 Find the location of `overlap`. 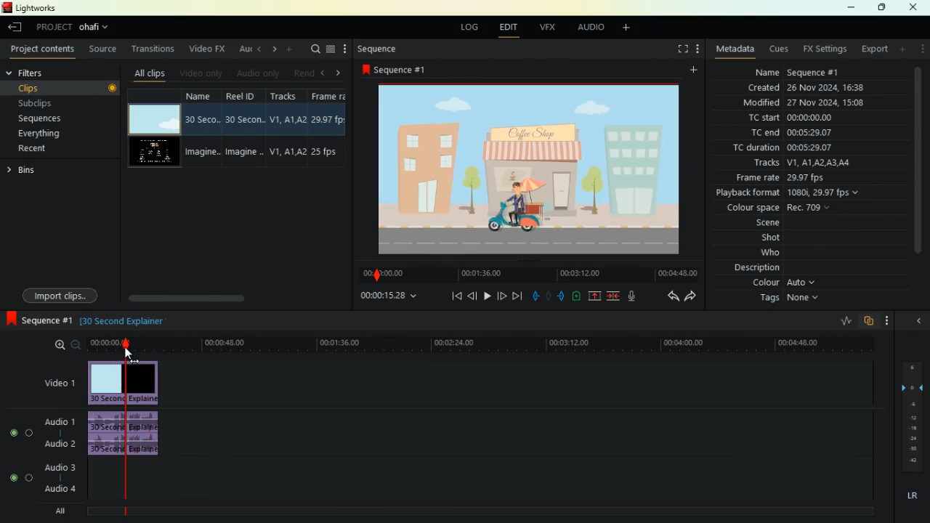

overlap is located at coordinates (869, 320).